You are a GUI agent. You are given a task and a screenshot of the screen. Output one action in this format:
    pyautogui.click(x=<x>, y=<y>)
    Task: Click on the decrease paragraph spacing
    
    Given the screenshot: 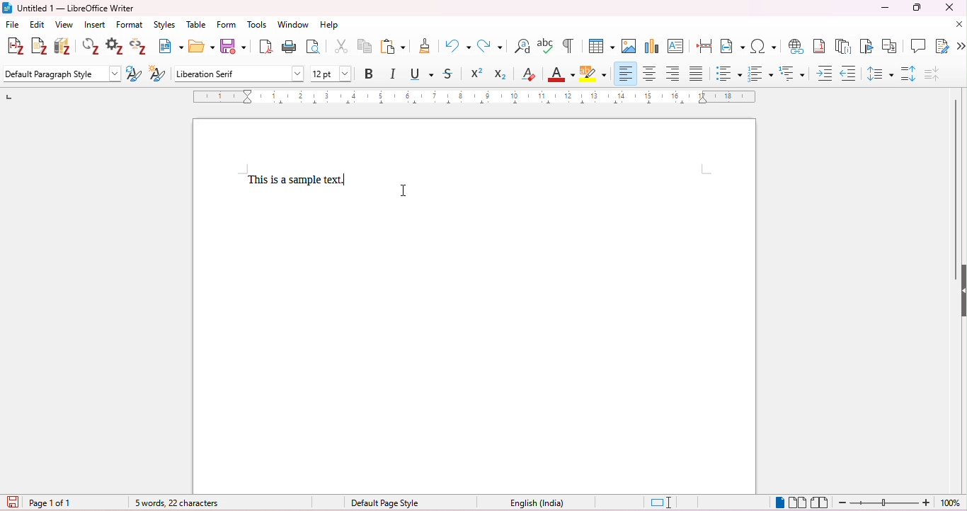 What is the action you would take?
    pyautogui.click(x=932, y=74)
    